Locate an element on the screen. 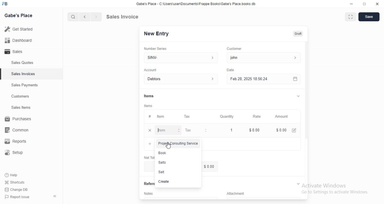 The height and width of the screenshot is (204, 384). 1 is located at coordinates (232, 130).